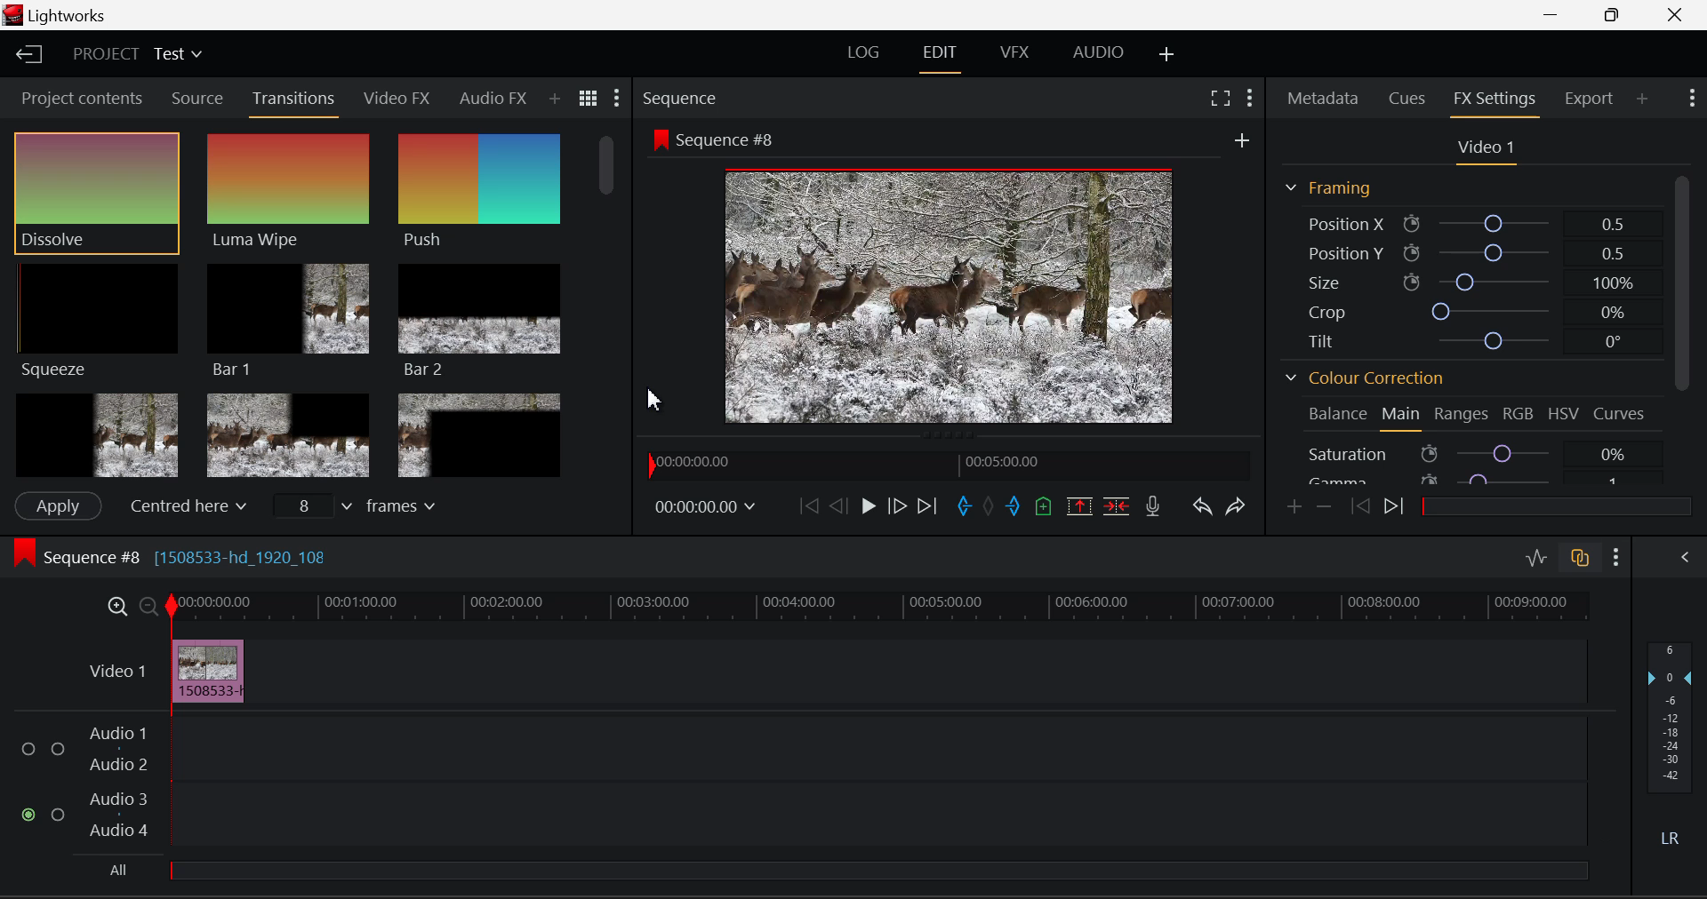  Describe the element at coordinates (1469, 481) in the screenshot. I see `Gamma` at that location.